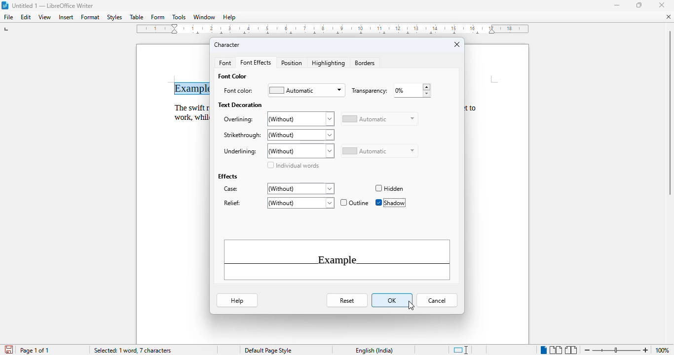  Describe the element at coordinates (616, 350) in the screenshot. I see `Change zoom level` at that location.